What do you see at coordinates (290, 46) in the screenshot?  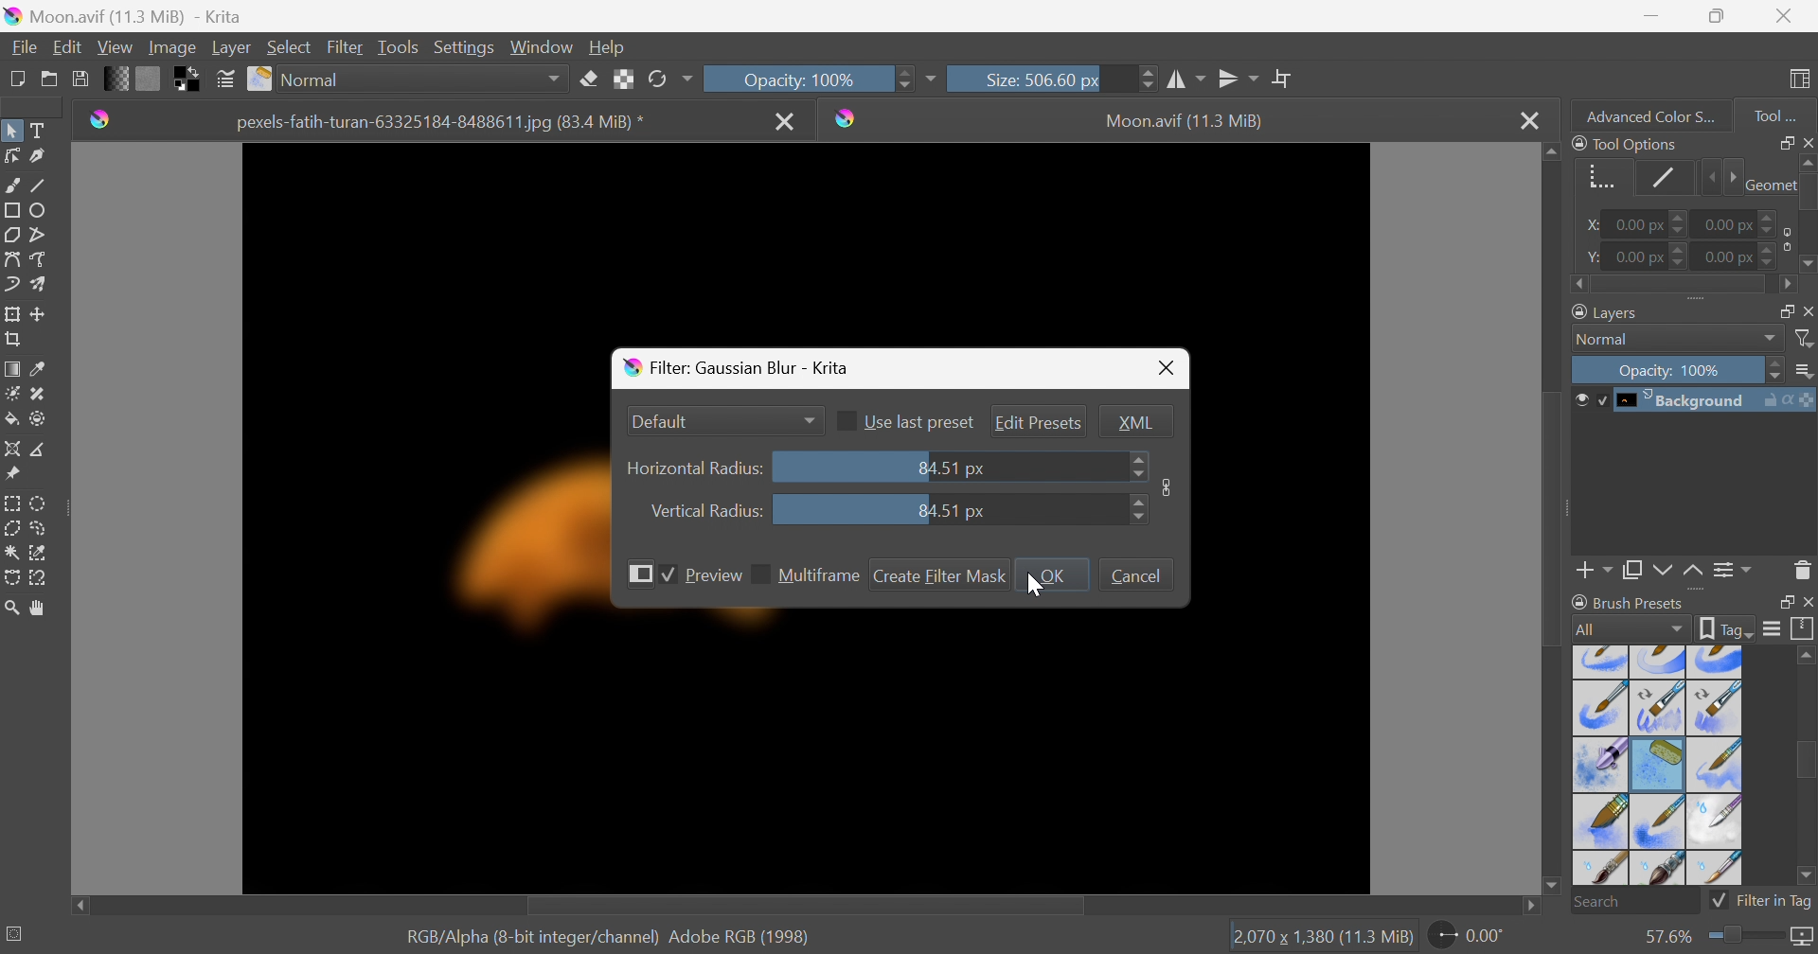 I see `Select` at bounding box center [290, 46].